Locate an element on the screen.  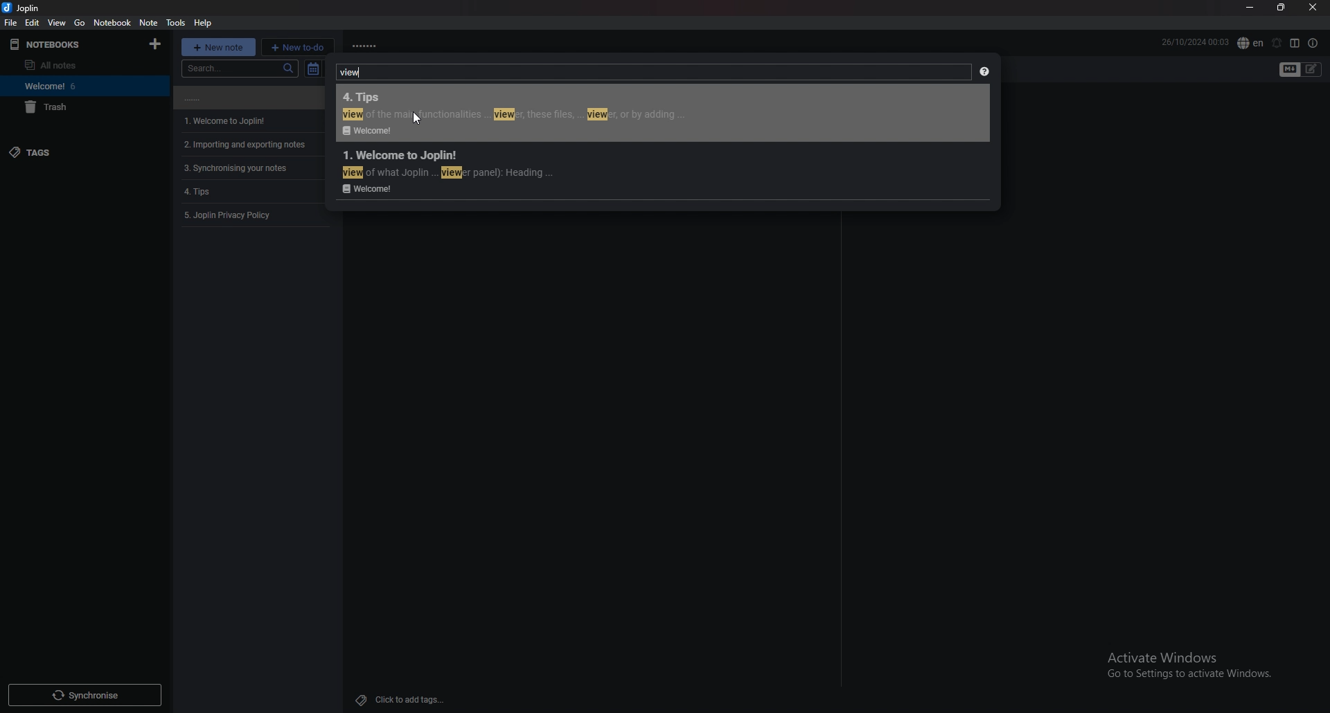
file is located at coordinates (11, 23).